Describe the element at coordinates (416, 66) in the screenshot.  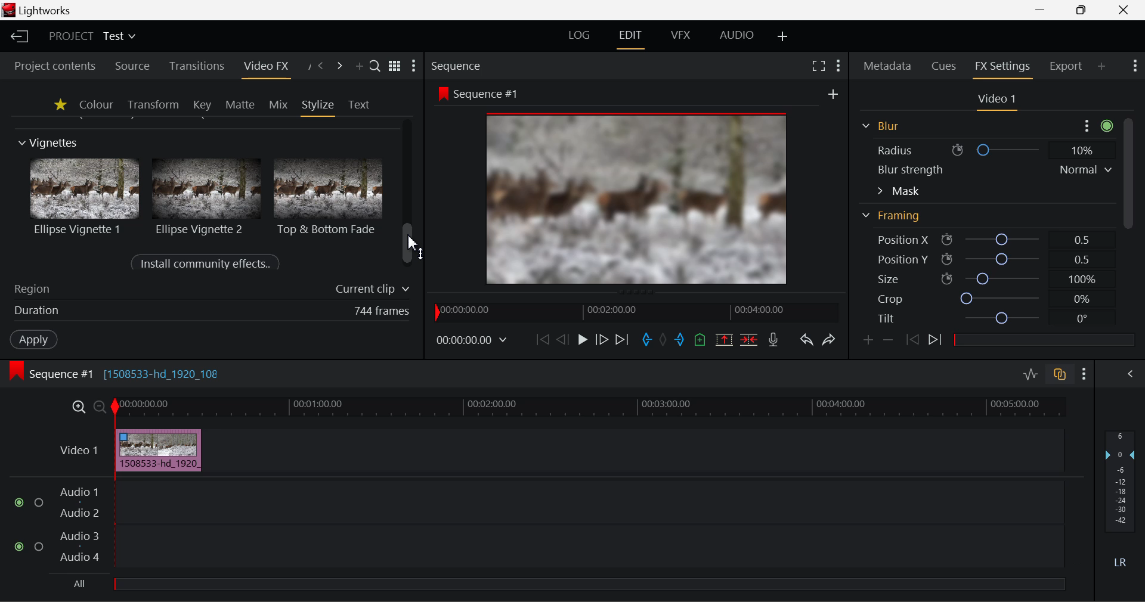
I see `Show Settings` at that location.